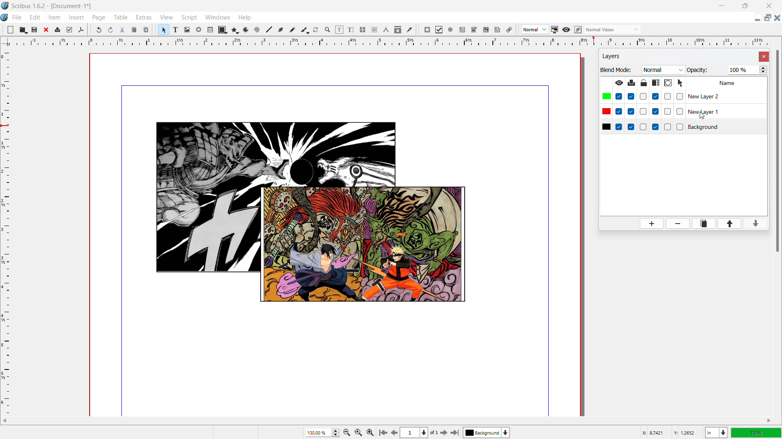 The width and height of the screenshot is (782, 439). I want to click on render frame, so click(199, 30).